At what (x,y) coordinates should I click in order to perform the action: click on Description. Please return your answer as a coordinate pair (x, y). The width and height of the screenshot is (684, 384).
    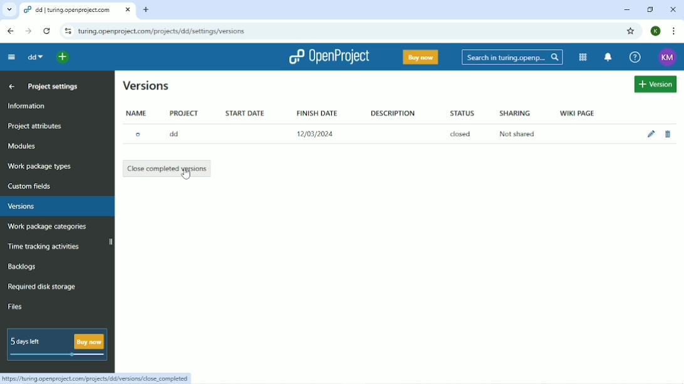
    Looking at the image, I should click on (394, 112).